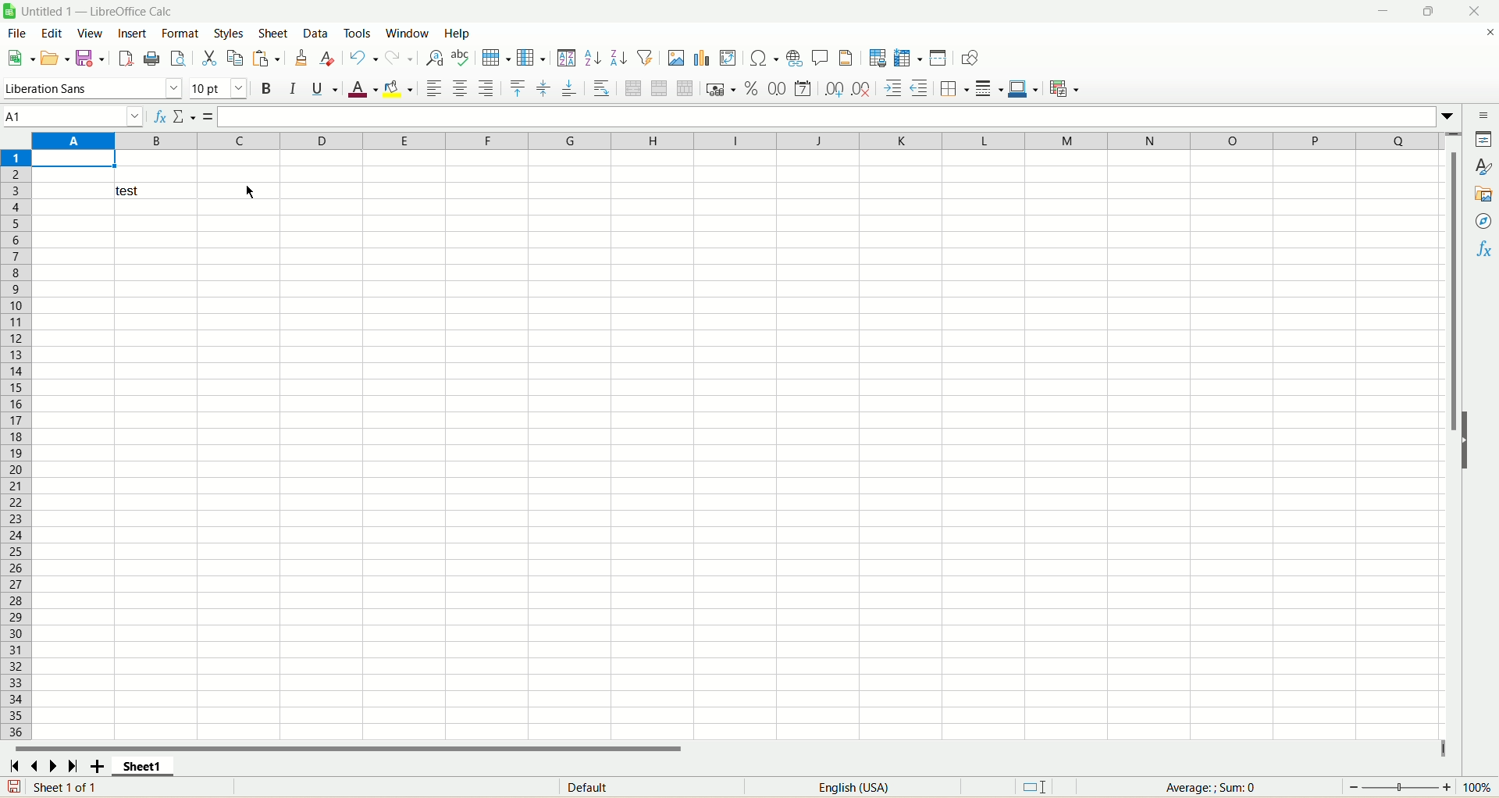  I want to click on save, so click(14, 786).